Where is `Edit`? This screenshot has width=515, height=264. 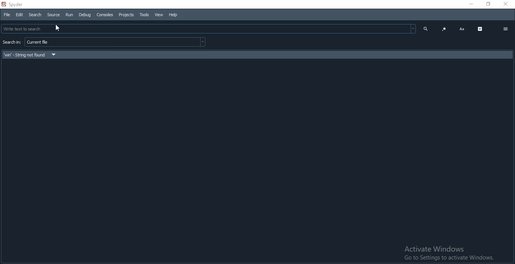
Edit is located at coordinates (19, 15).